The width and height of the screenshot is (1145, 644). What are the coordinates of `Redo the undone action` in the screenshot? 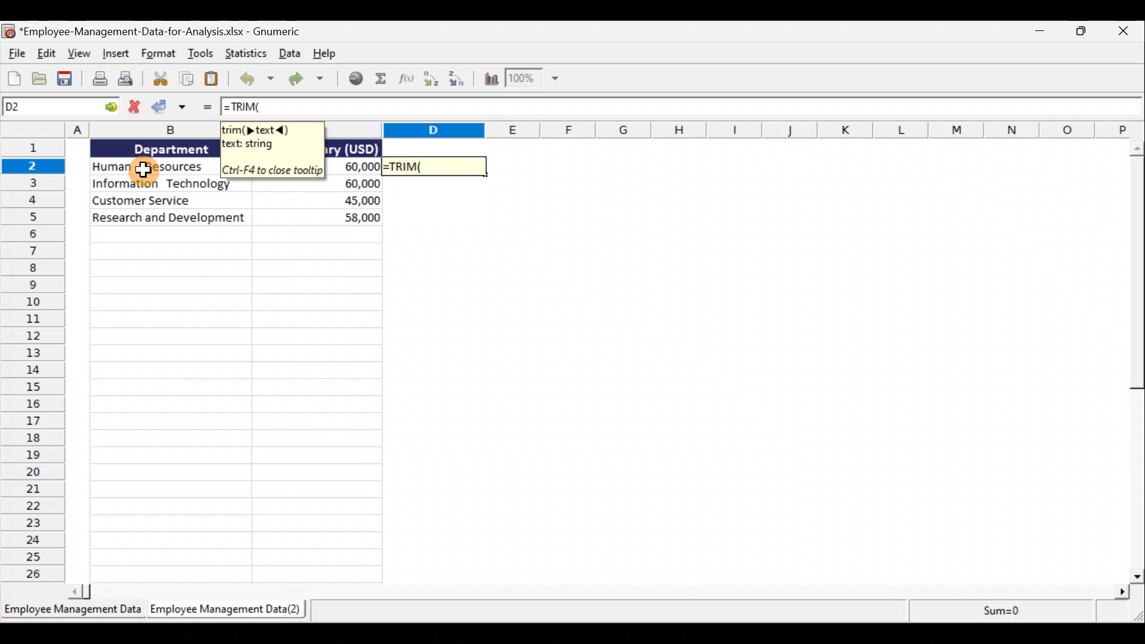 It's located at (311, 80).